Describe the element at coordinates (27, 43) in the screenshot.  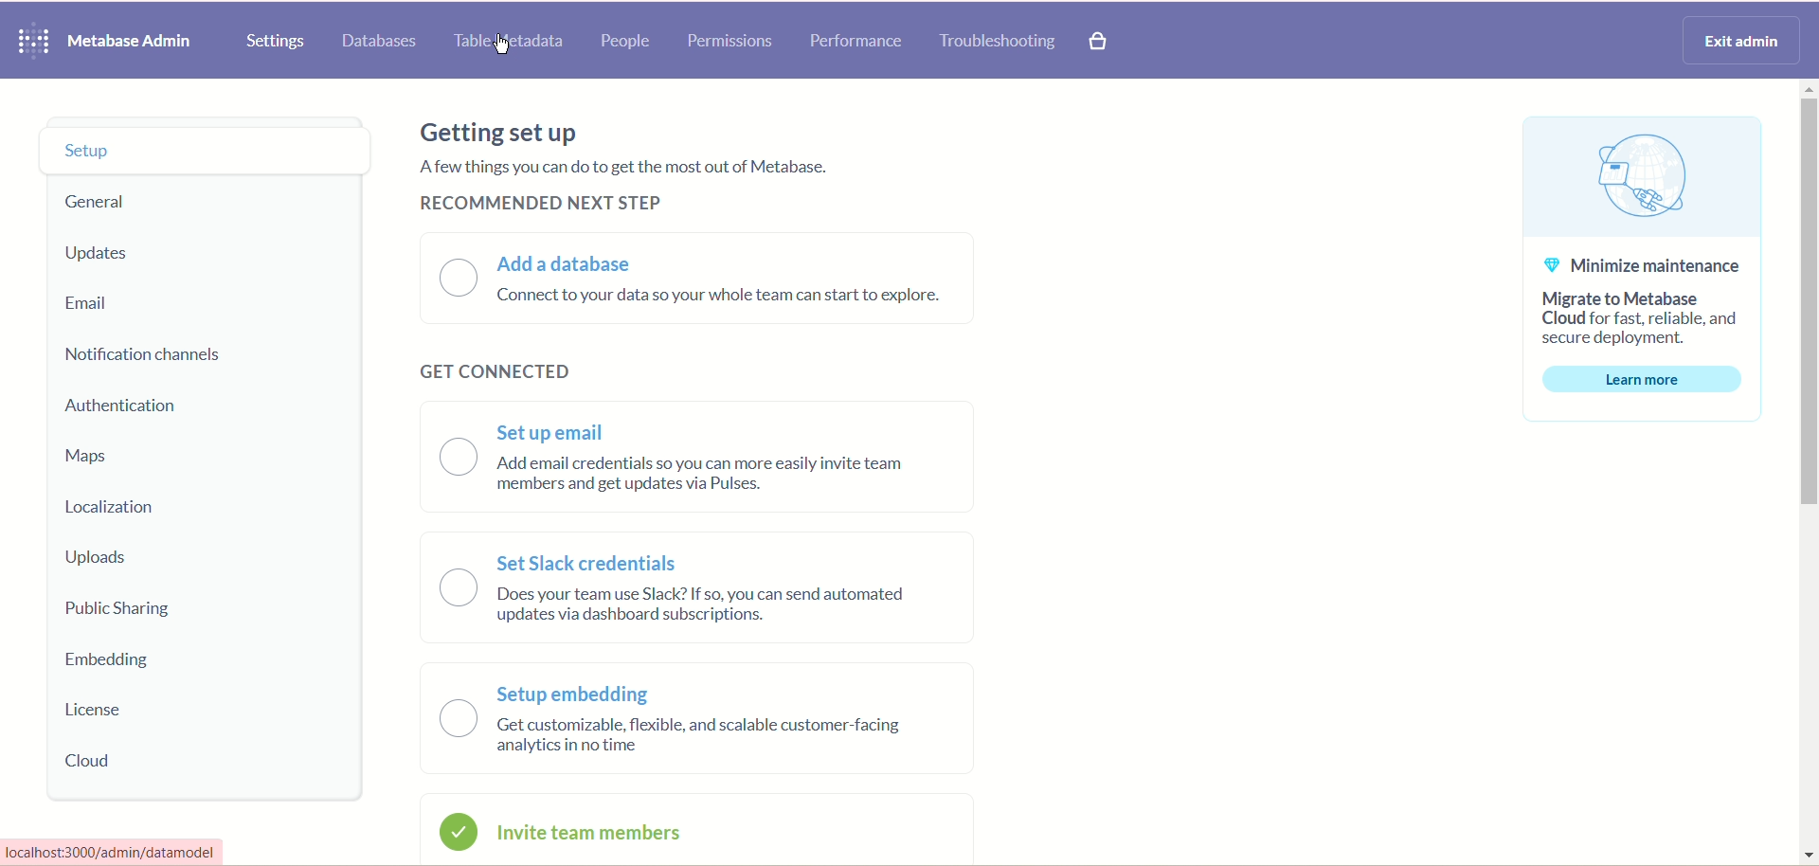
I see `logo` at that location.